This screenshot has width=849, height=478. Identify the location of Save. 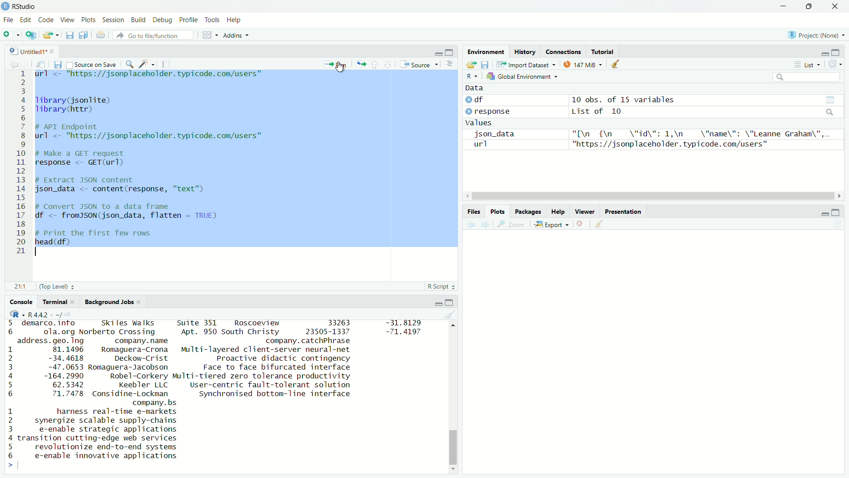
(485, 65).